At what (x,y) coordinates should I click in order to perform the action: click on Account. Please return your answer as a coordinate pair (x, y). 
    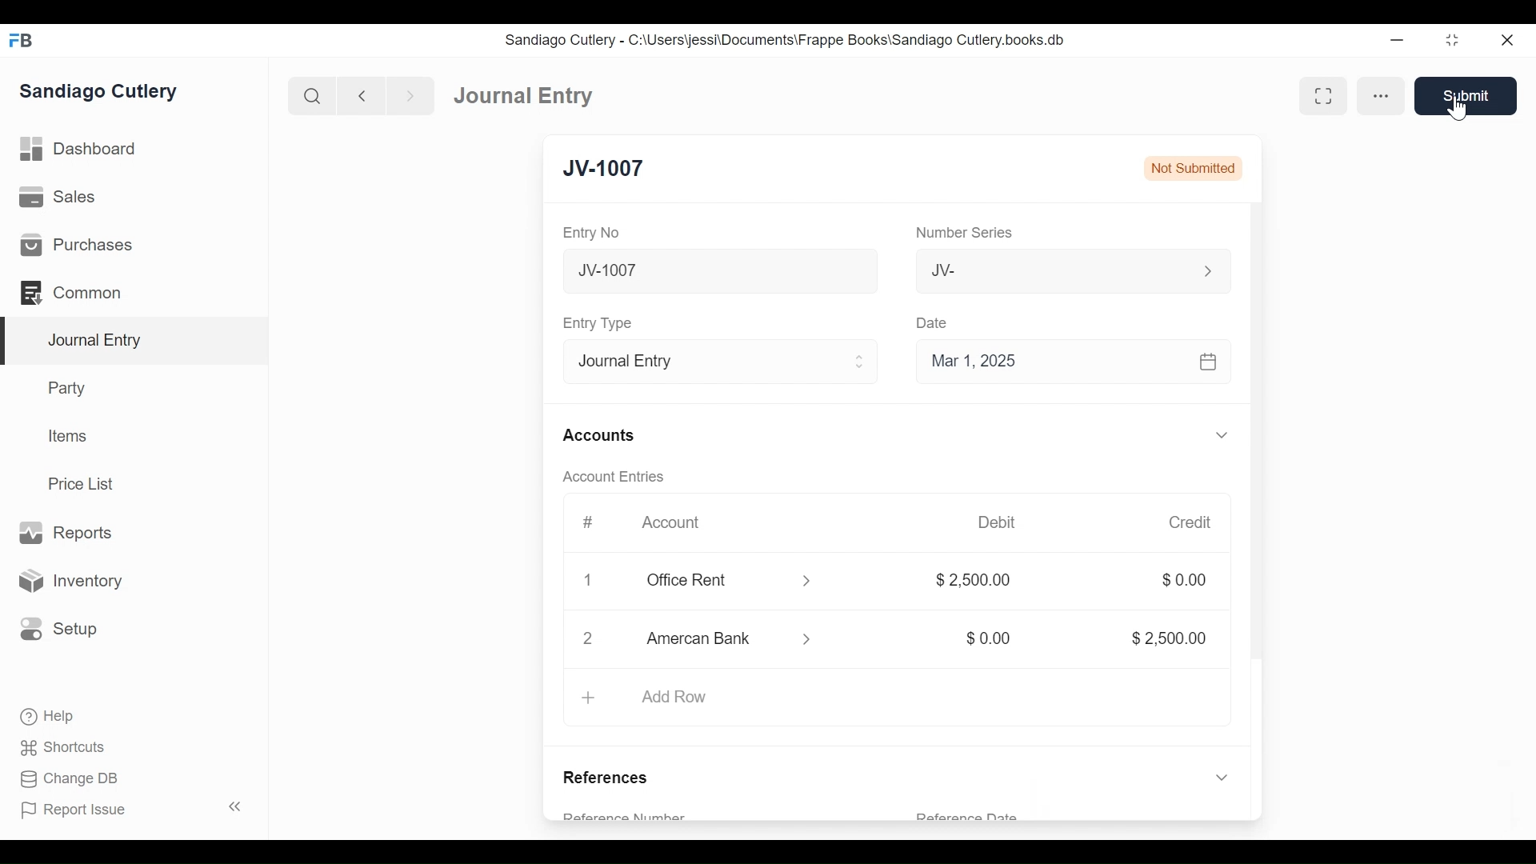
    Looking at the image, I should click on (670, 523).